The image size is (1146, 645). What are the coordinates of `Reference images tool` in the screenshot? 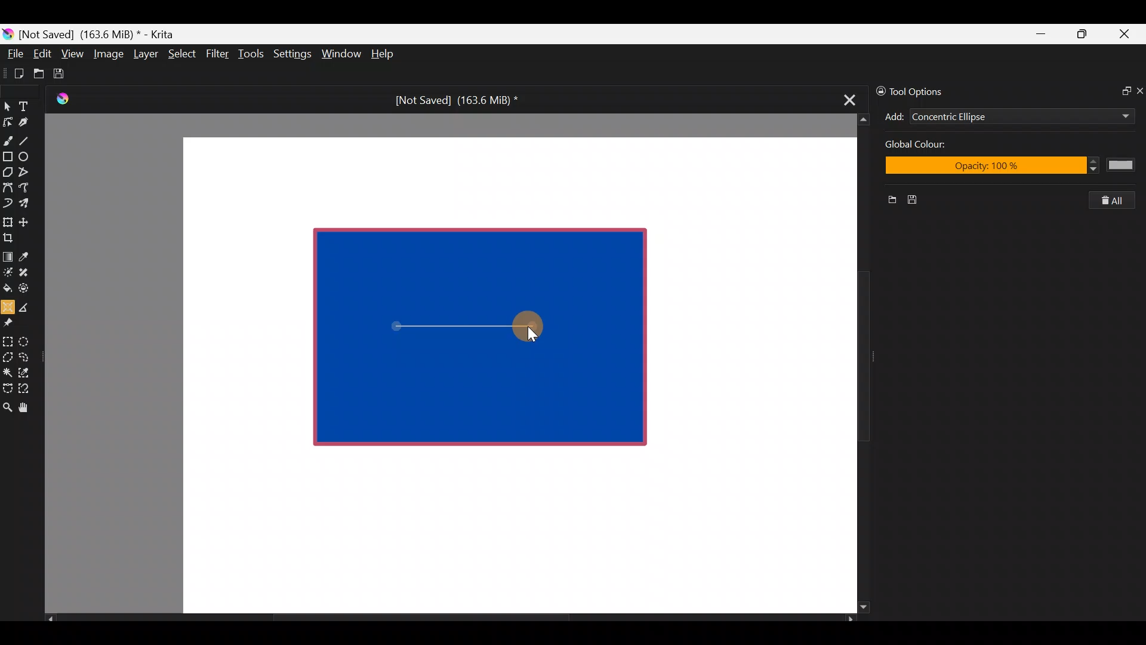 It's located at (12, 321).